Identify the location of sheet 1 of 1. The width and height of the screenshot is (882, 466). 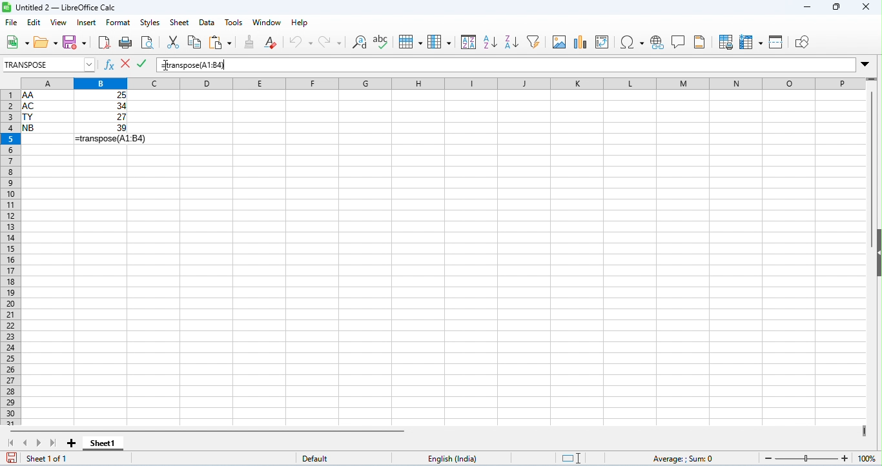
(49, 458).